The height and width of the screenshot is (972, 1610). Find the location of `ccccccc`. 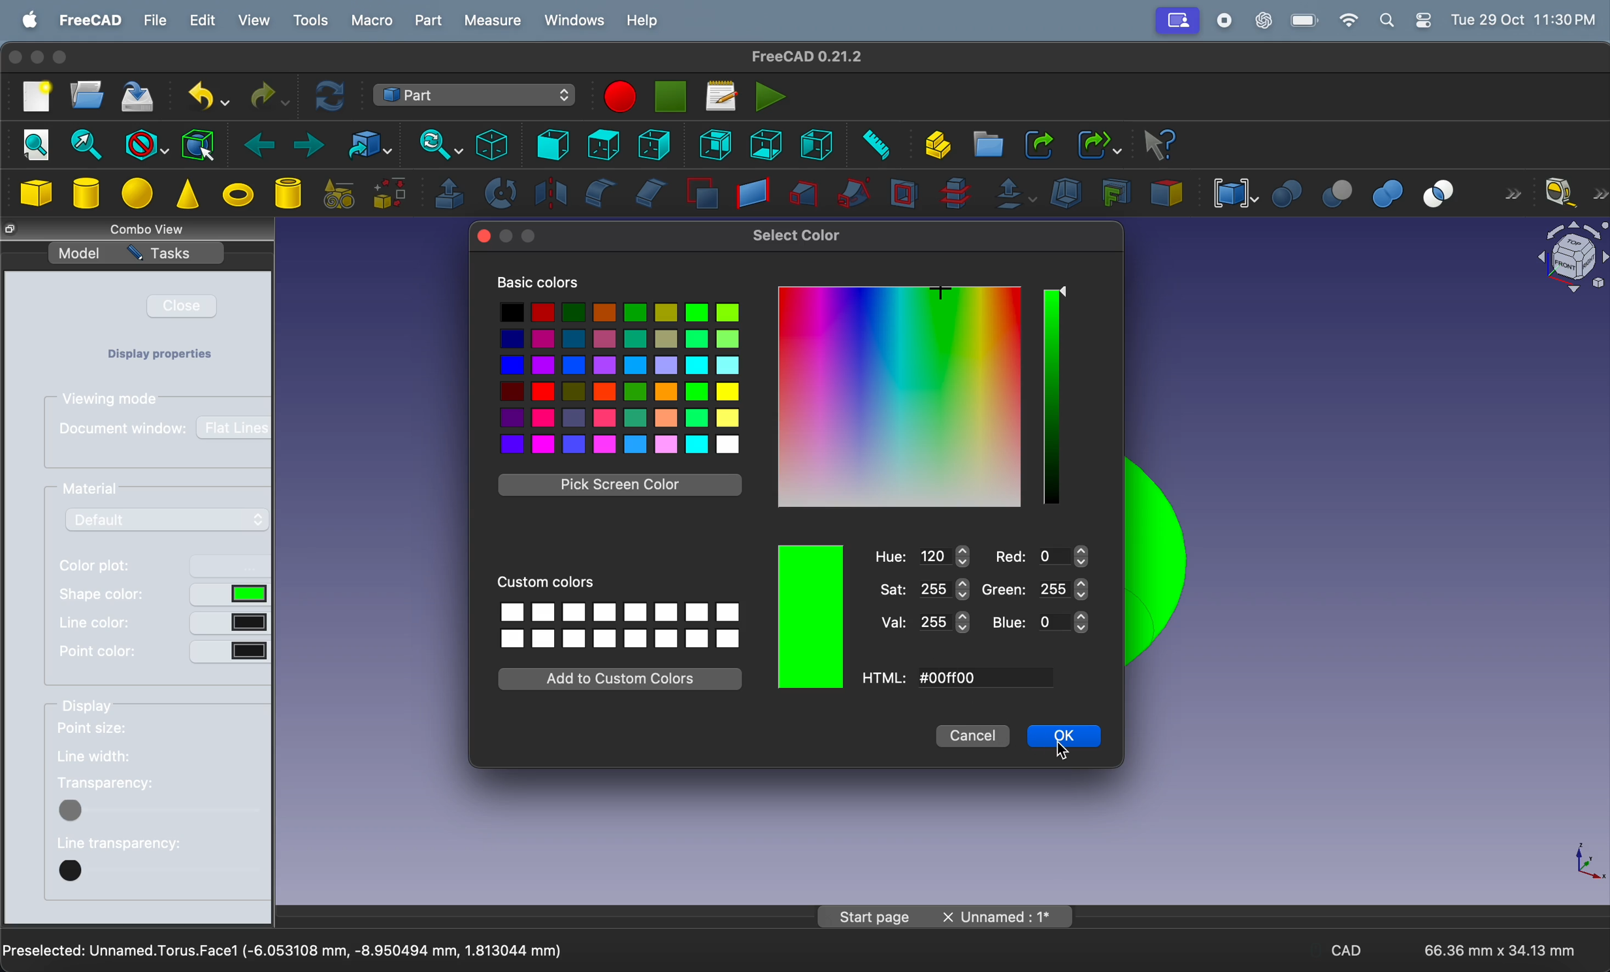

ccccccc is located at coordinates (951, 678).